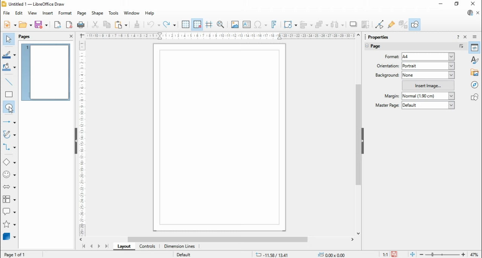 This screenshot has height=258, width=482. What do you see at coordinates (10, 24) in the screenshot?
I see `new` at bounding box center [10, 24].